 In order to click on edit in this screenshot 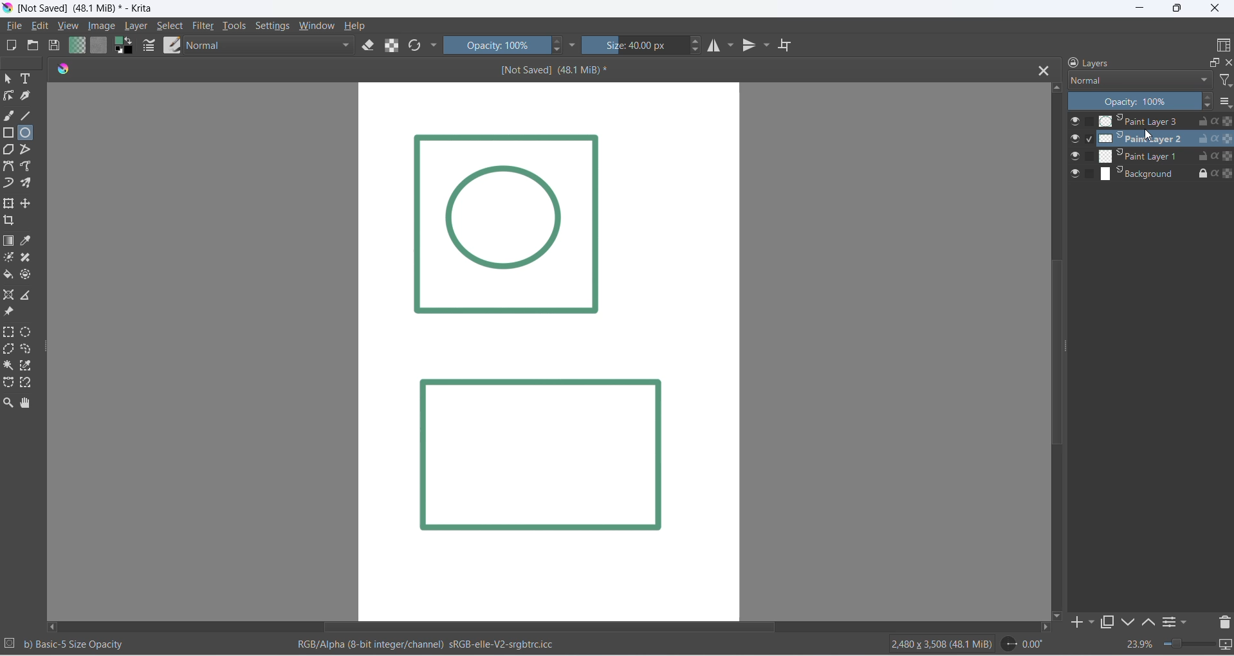, I will do `click(39, 26)`.